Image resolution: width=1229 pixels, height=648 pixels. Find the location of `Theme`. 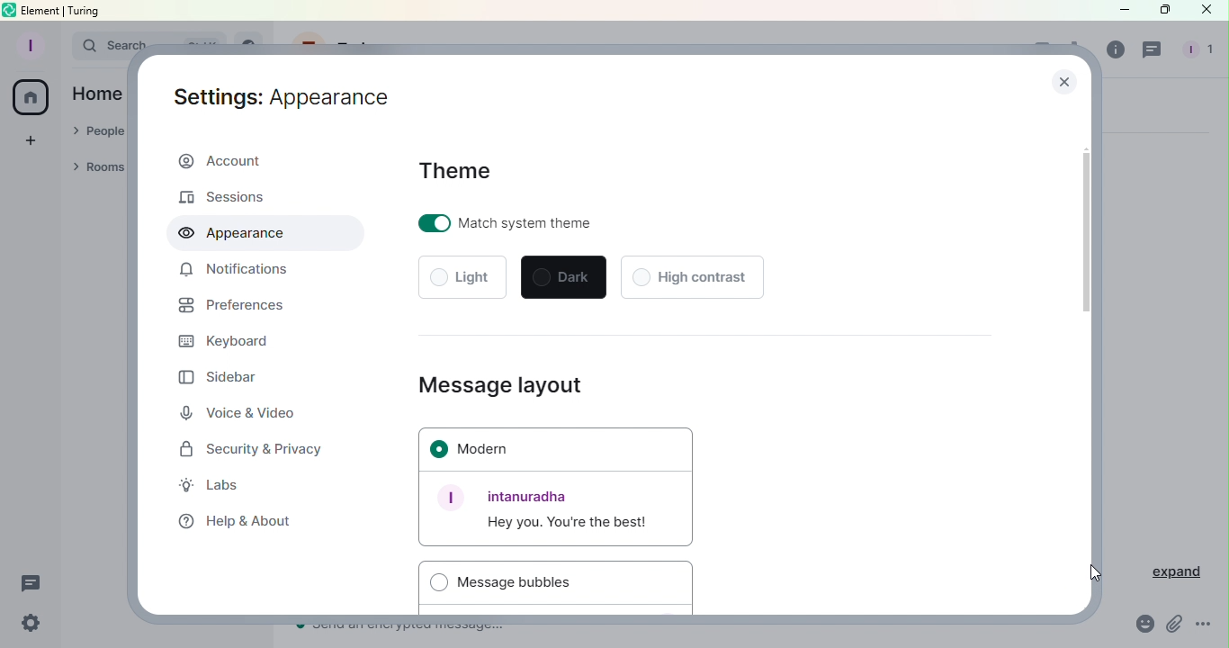

Theme is located at coordinates (457, 170).